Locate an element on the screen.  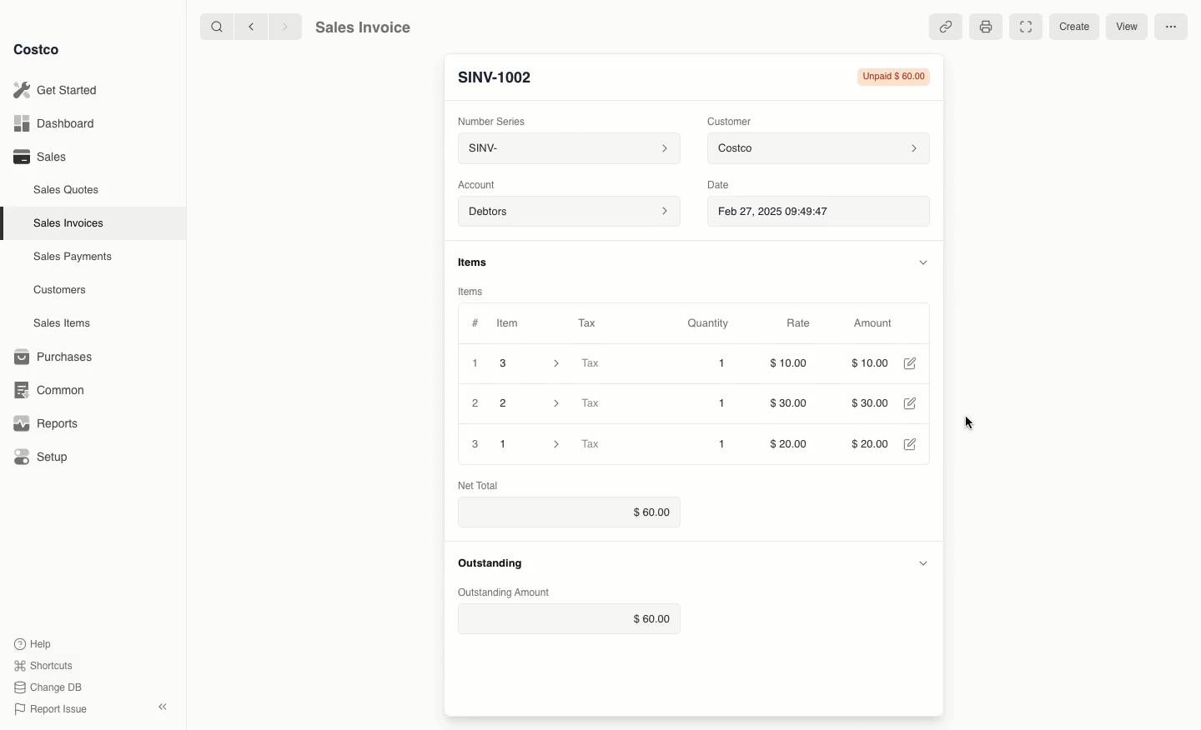
$60.00 is located at coordinates (569, 511).